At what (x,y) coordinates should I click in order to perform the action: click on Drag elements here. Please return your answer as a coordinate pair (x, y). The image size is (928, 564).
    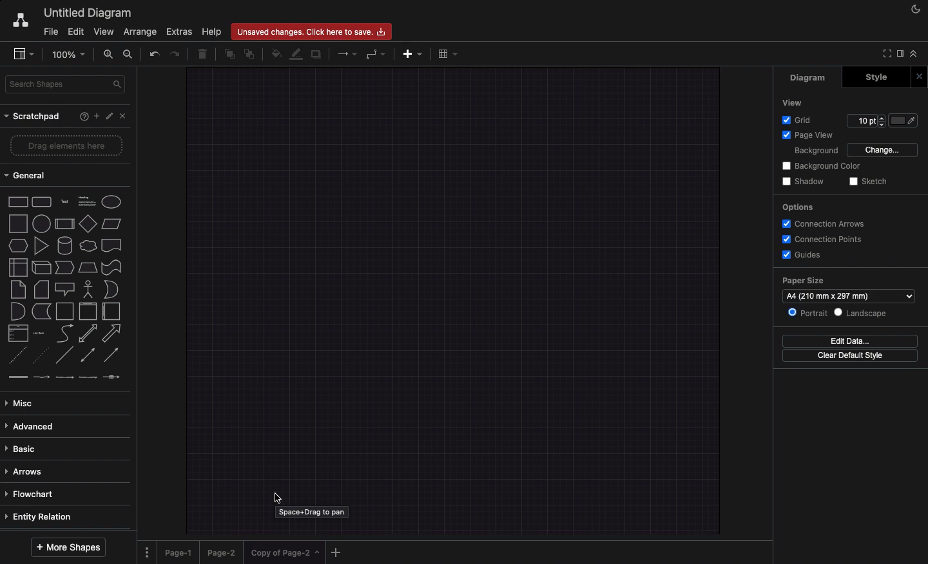
    Looking at the image, I should click on (67, 146).